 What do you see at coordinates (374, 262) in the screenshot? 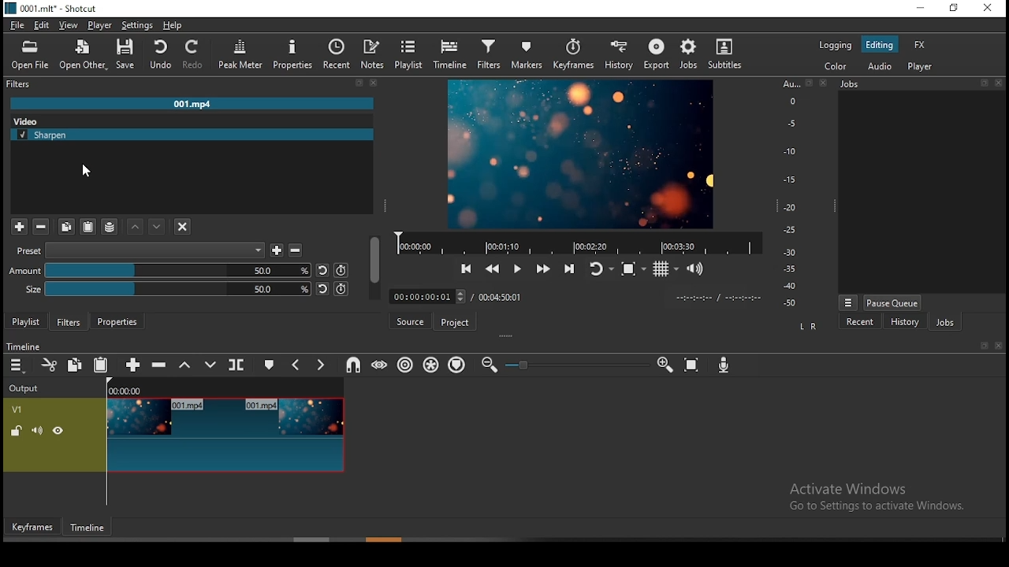
I see `scroll bar (vertical)` at bounding box center [374, 262].